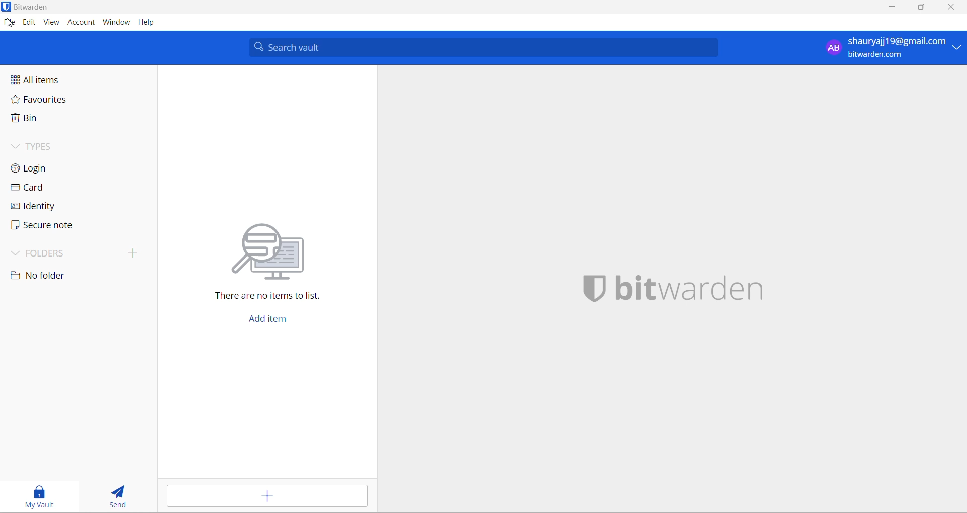 The width and height of the screenshot is (967, 513). I want to click on application logo, so click(593, 290).